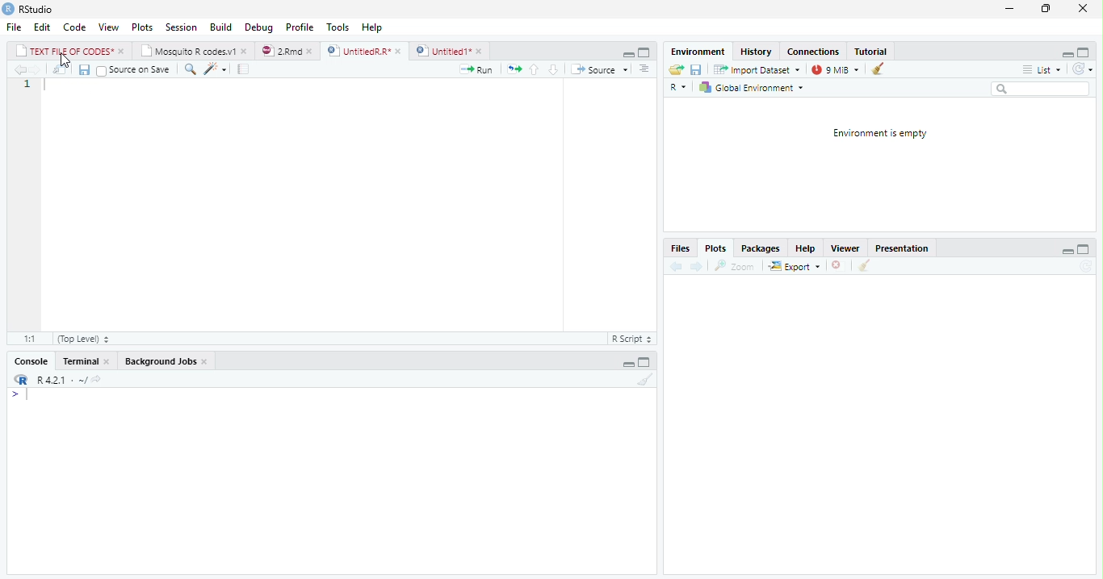 The width and height of the screenshot is (1103, 579). I want to click on Session, so click(182, 29).